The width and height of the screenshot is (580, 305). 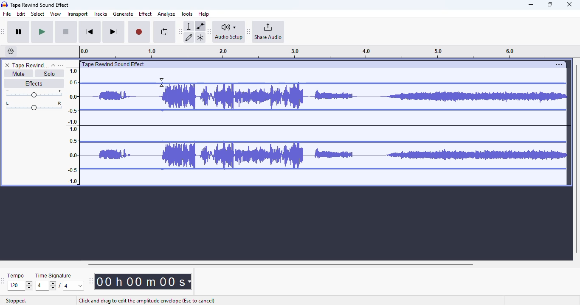 I want to click on tracks, so click(x=100, y=14).